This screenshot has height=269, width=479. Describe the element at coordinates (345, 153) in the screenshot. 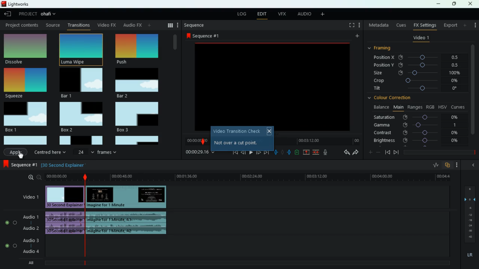

I see `back` at that location.